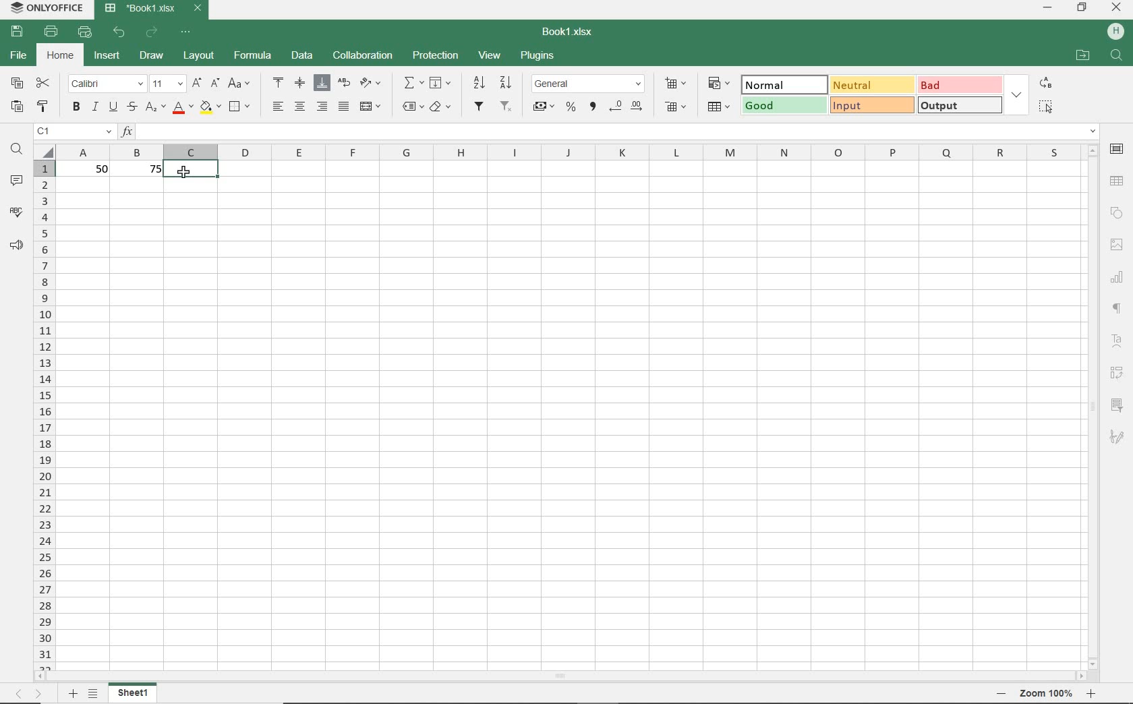  I want to click on align bottom, so click(320, 82).